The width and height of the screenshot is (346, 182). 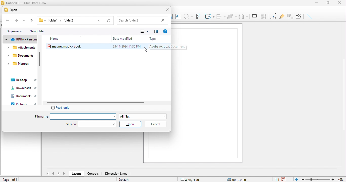 I want to click on Page1, so click(x=206, y=93).